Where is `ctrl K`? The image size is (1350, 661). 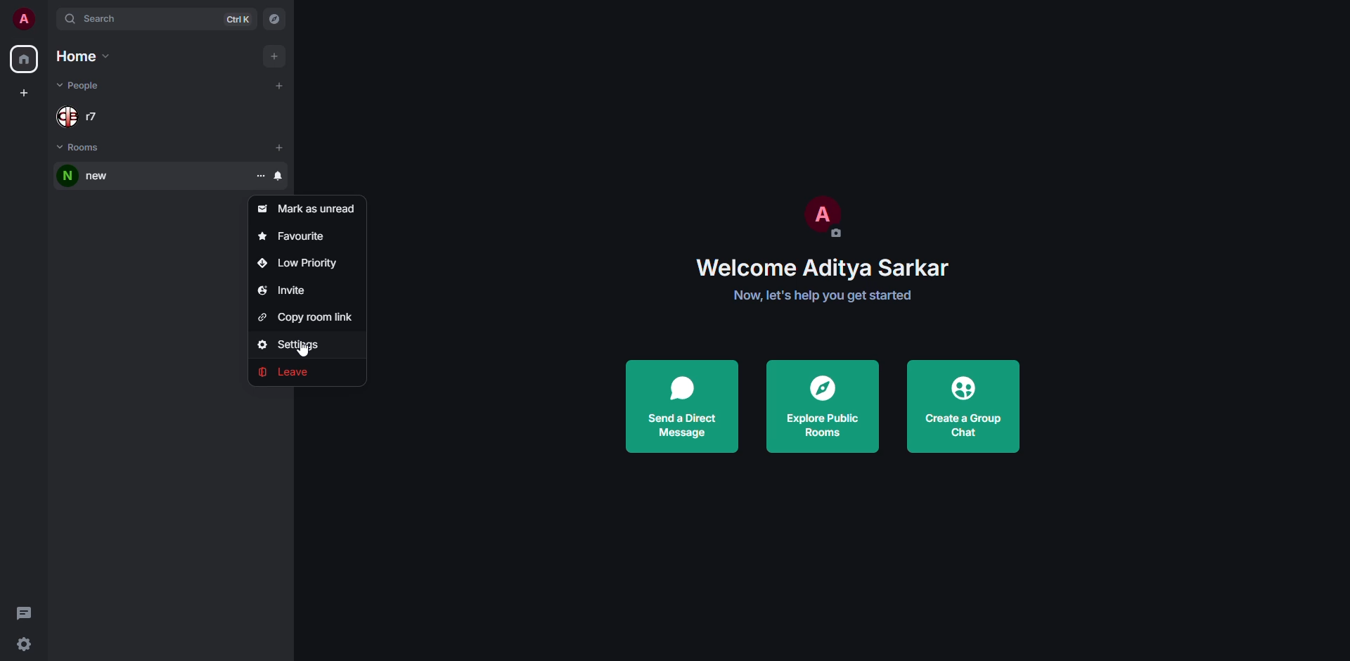 ctrl K is located at coordinates (238, 20).